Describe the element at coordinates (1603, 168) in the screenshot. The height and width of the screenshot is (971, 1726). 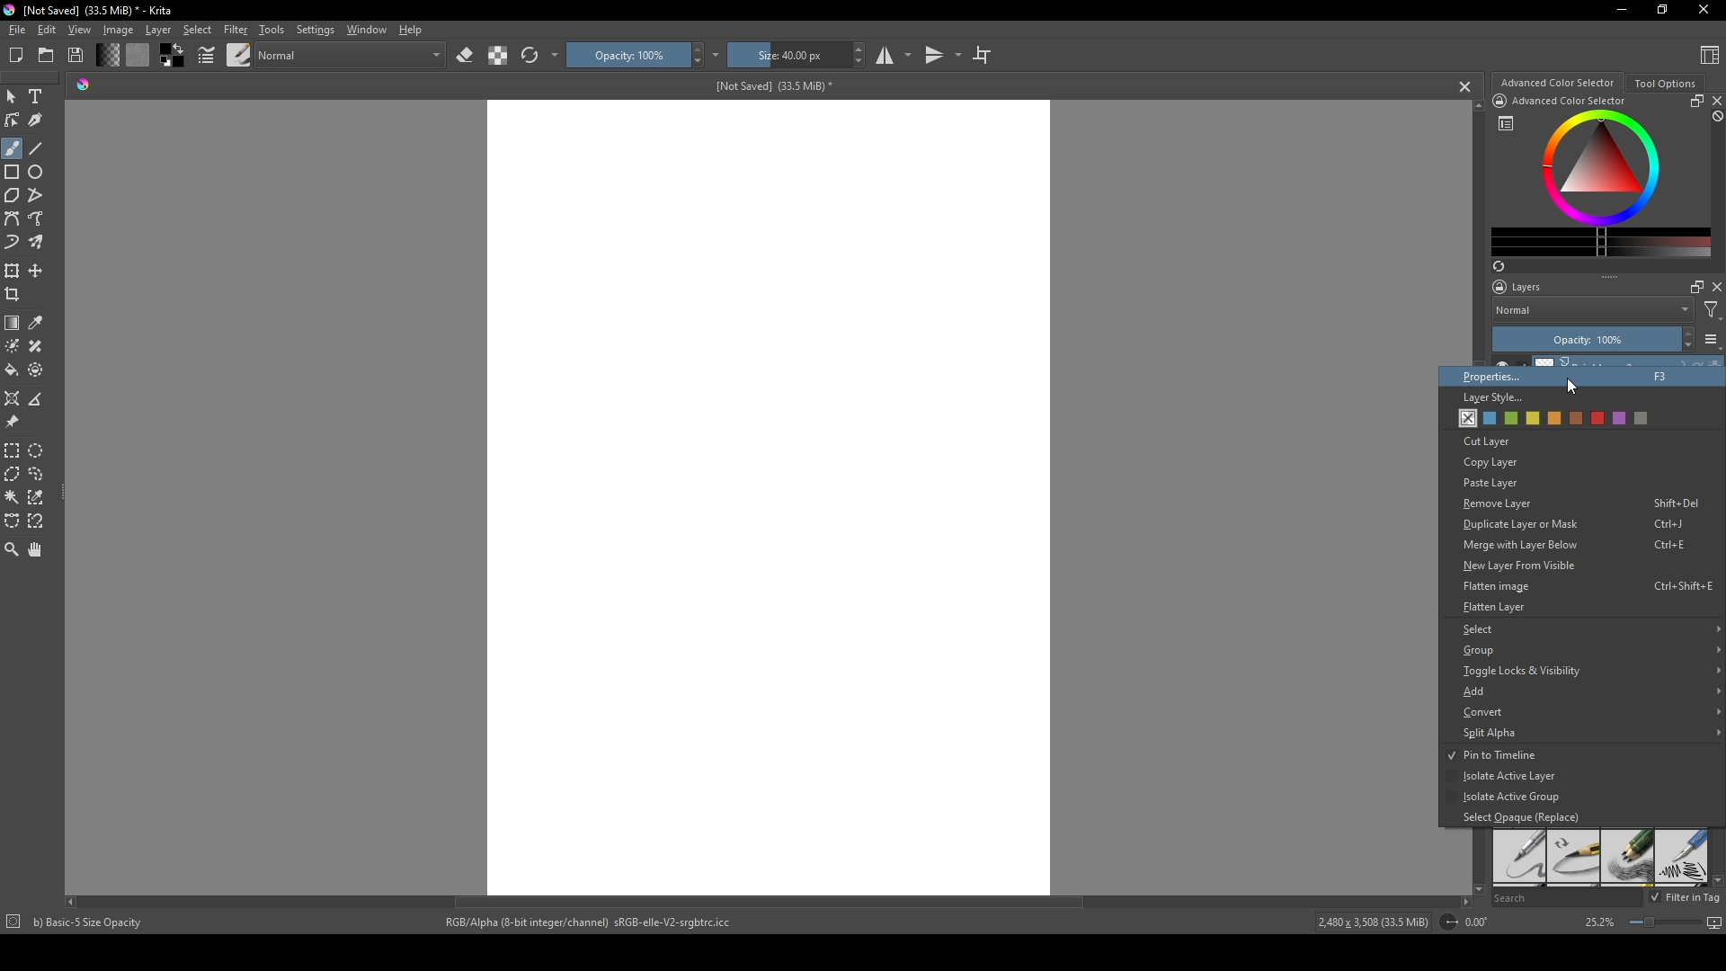
I see `colors display` at that location.